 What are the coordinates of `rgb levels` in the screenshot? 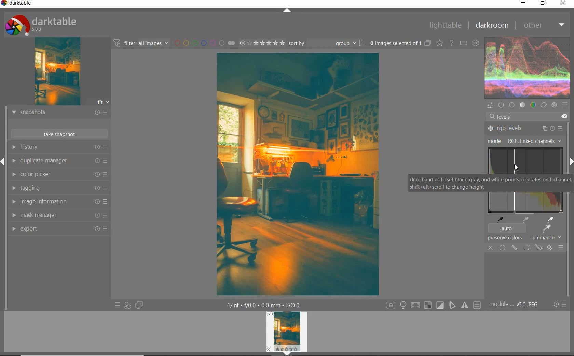 It's located at (524, 129).